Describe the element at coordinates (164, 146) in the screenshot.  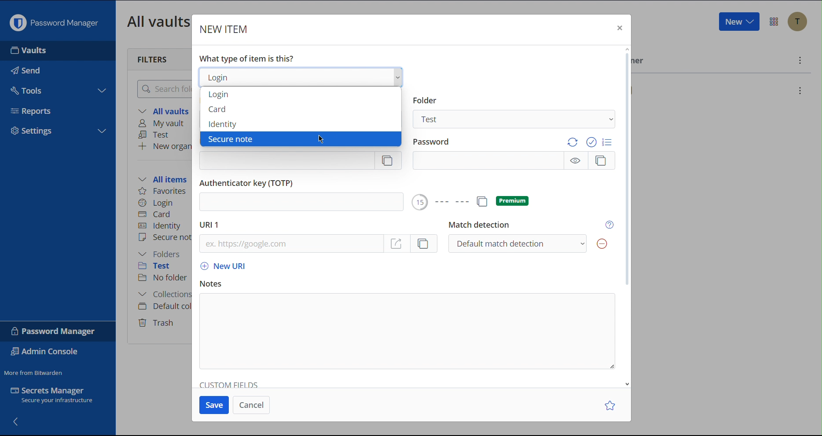
I see `New organization` at that location.